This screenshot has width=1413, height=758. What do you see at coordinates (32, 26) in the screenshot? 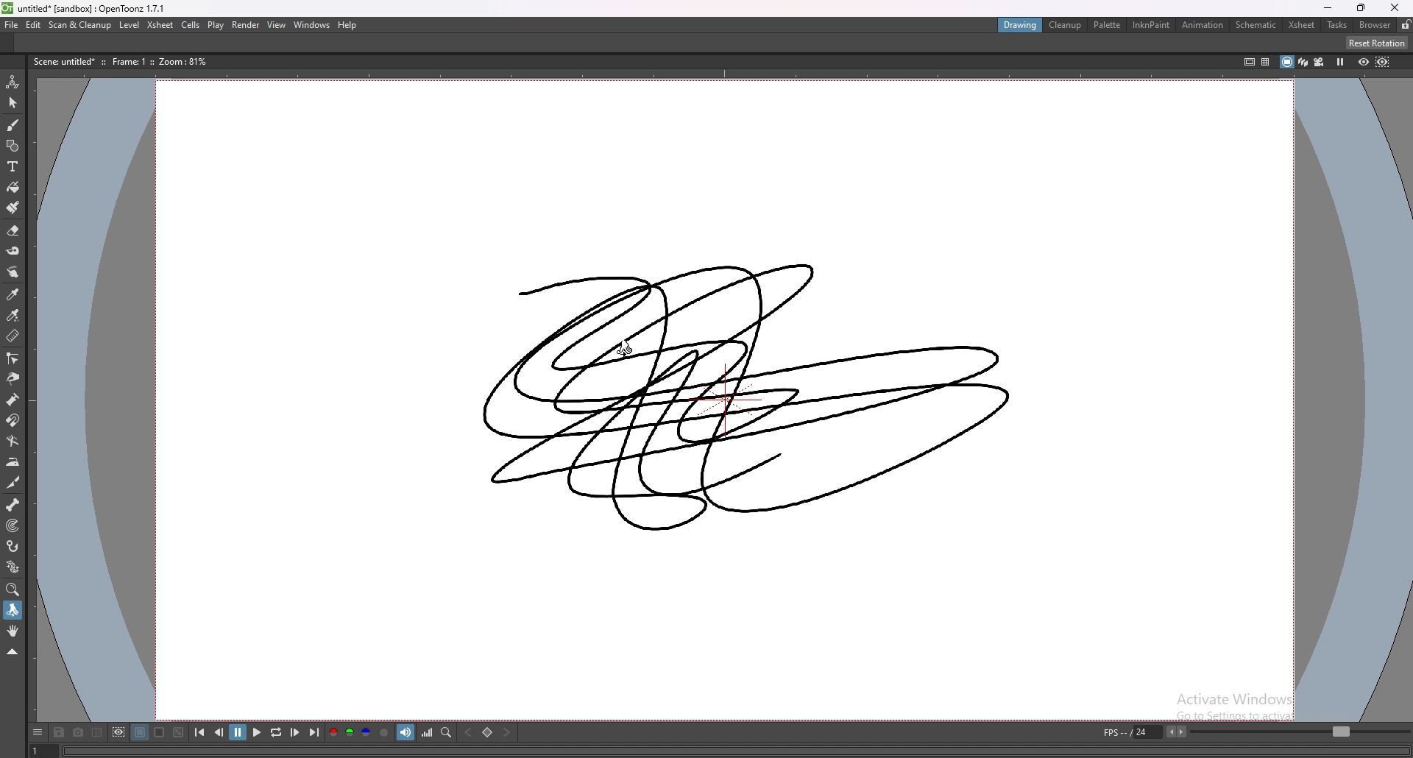
I see `edit` at bounding box center [32, 26].